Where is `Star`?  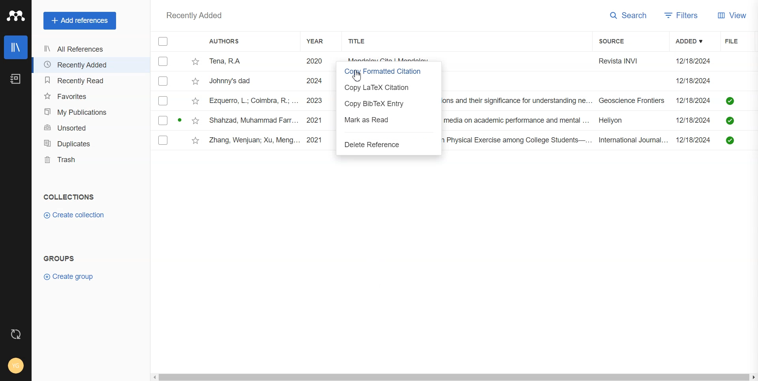 Star is located at coordinates (195, 101).